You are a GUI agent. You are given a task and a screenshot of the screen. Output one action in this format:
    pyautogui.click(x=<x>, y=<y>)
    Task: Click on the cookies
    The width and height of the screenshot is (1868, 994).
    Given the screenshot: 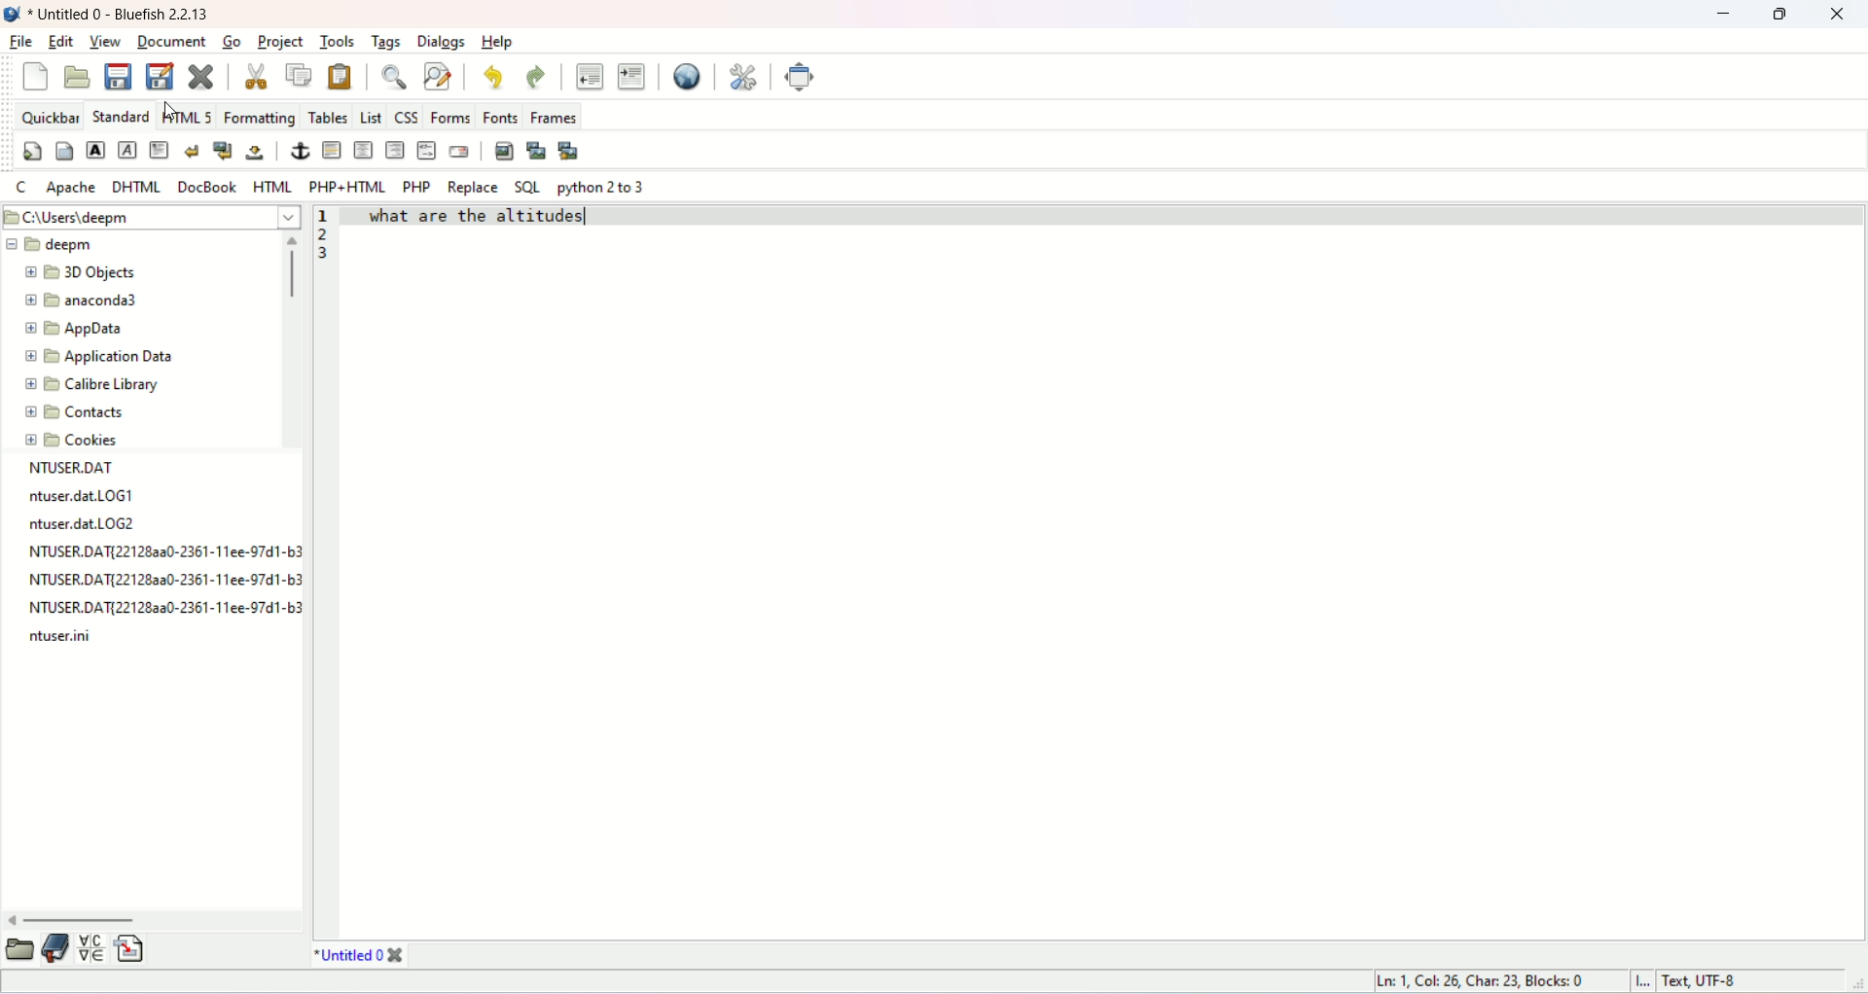 What is the action you would take?
    pyautogui.click(x=74, y=442)
    